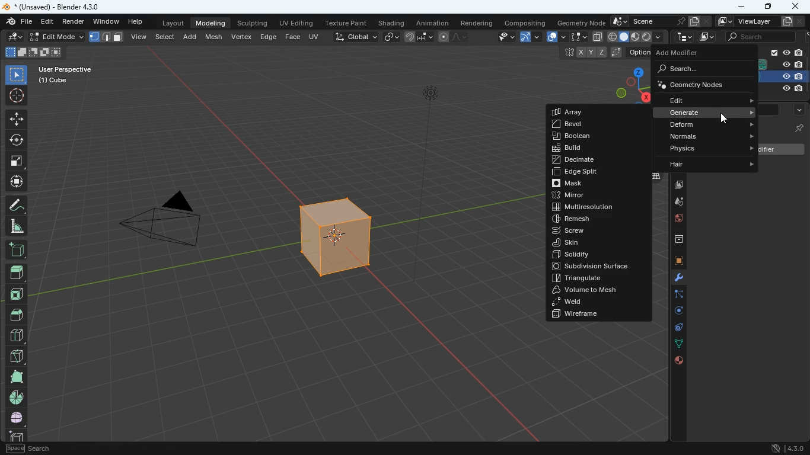 This screenshot has width=810, height=455. Describe the element at coordinates (15, 227) in the screenshot. I see `angle` at that location.